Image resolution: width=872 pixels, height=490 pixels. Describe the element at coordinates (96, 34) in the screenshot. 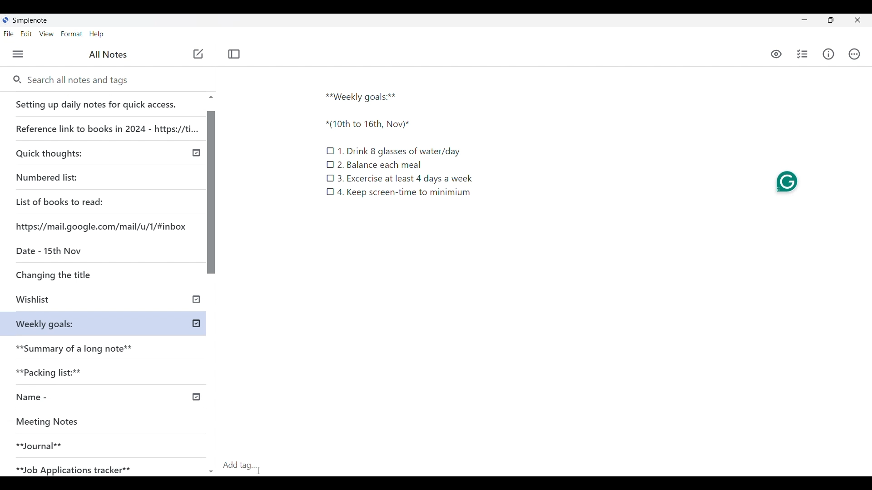

I see `Help menu` at that location.